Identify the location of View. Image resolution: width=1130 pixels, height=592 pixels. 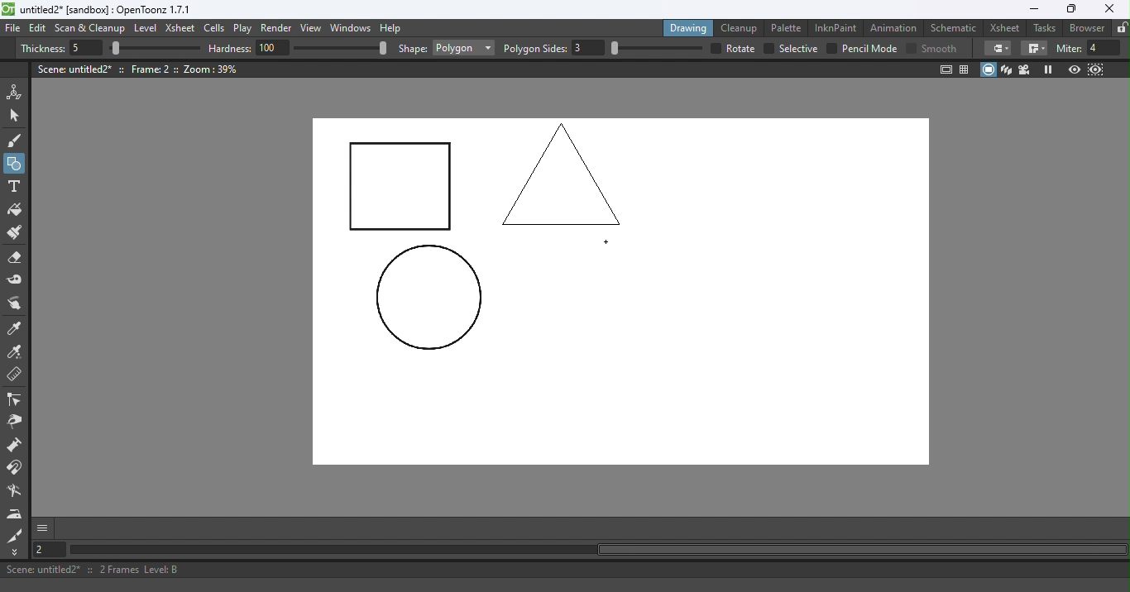
(314, 30).